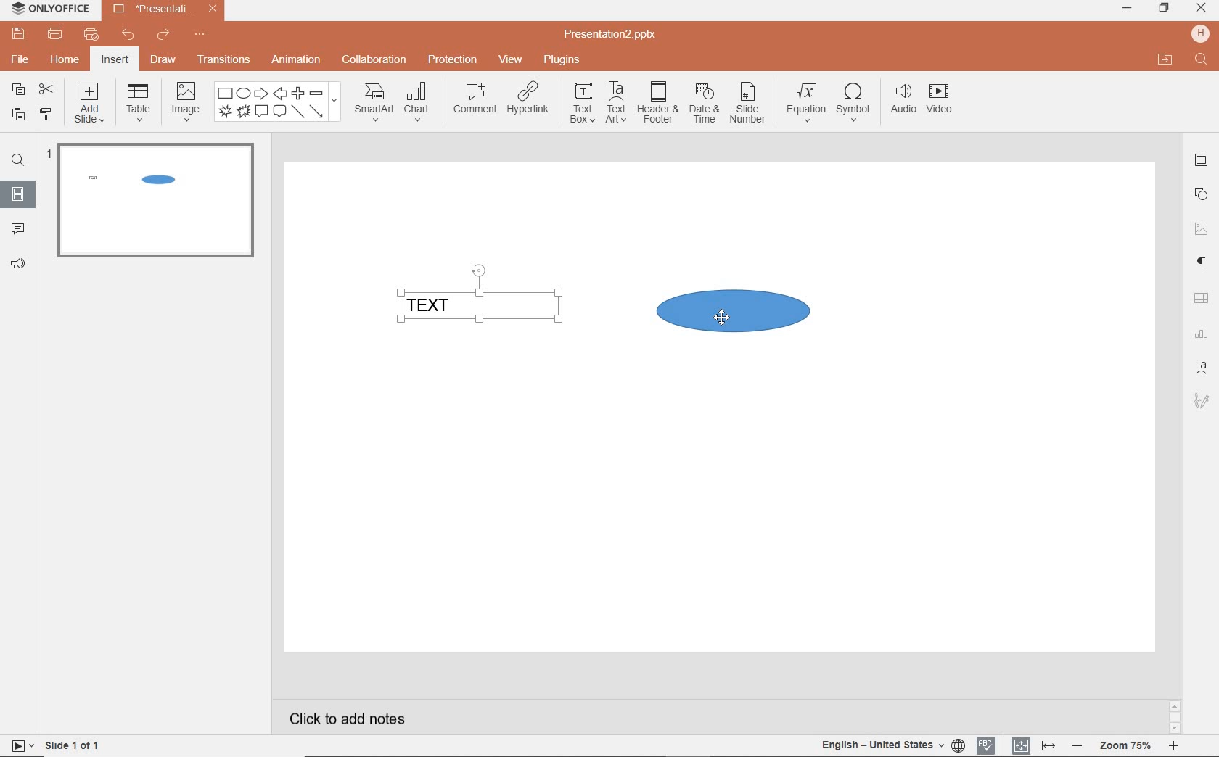 The image size is (1219, 757). Describe the element at coordinates (350, 717) in the screenshot. I see `CLICK TO ADD NOTES` at that location.